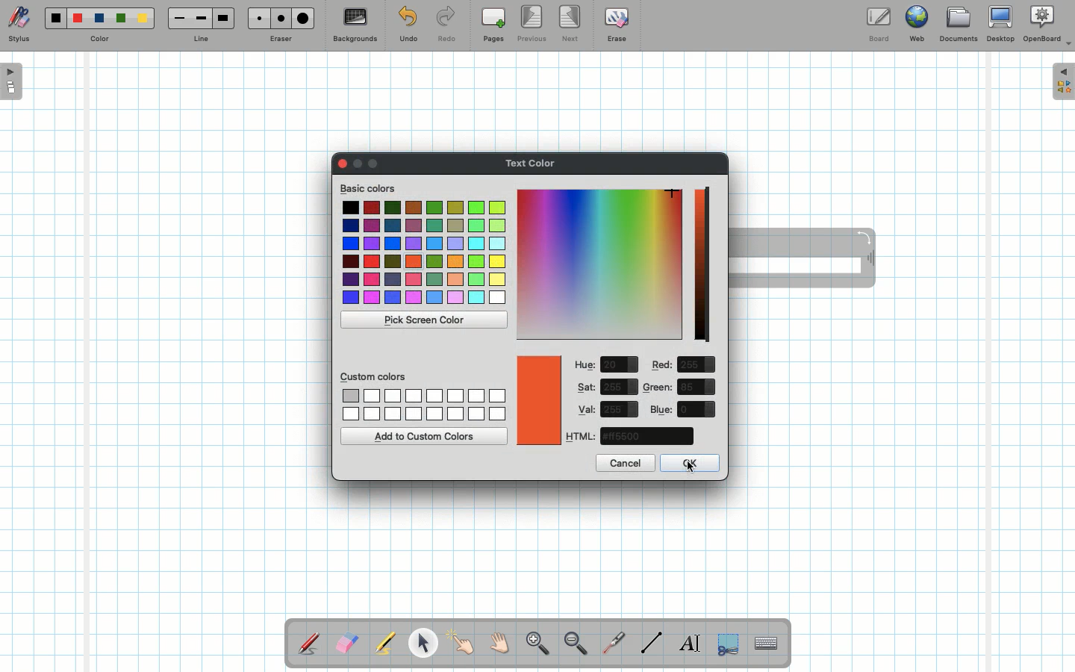  I want to click on Small eraser, so click(255, 18).